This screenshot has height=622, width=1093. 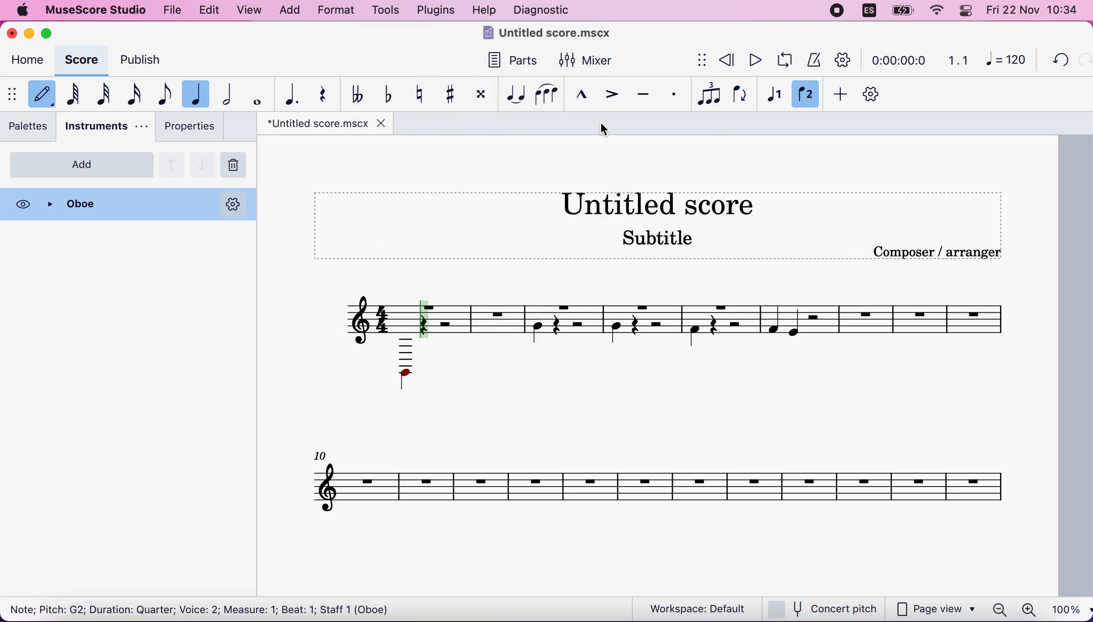 I want to click on eight note, so click(x=166, y=95).